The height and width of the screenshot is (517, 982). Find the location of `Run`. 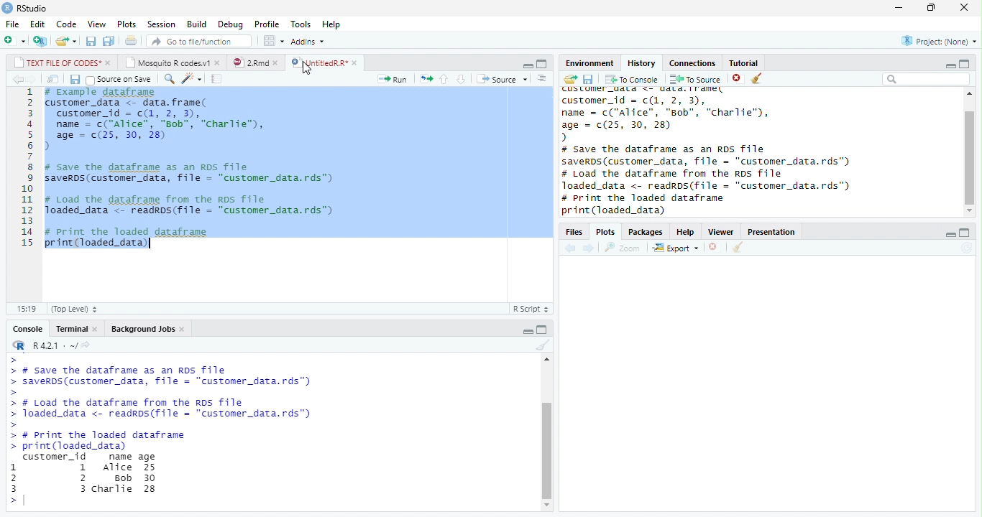

Run is located at coordinates (392, 79).